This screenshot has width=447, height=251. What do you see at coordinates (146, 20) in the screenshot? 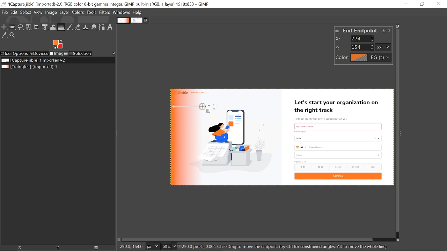
I see `Close current tab` at bounding box center [146, 20].